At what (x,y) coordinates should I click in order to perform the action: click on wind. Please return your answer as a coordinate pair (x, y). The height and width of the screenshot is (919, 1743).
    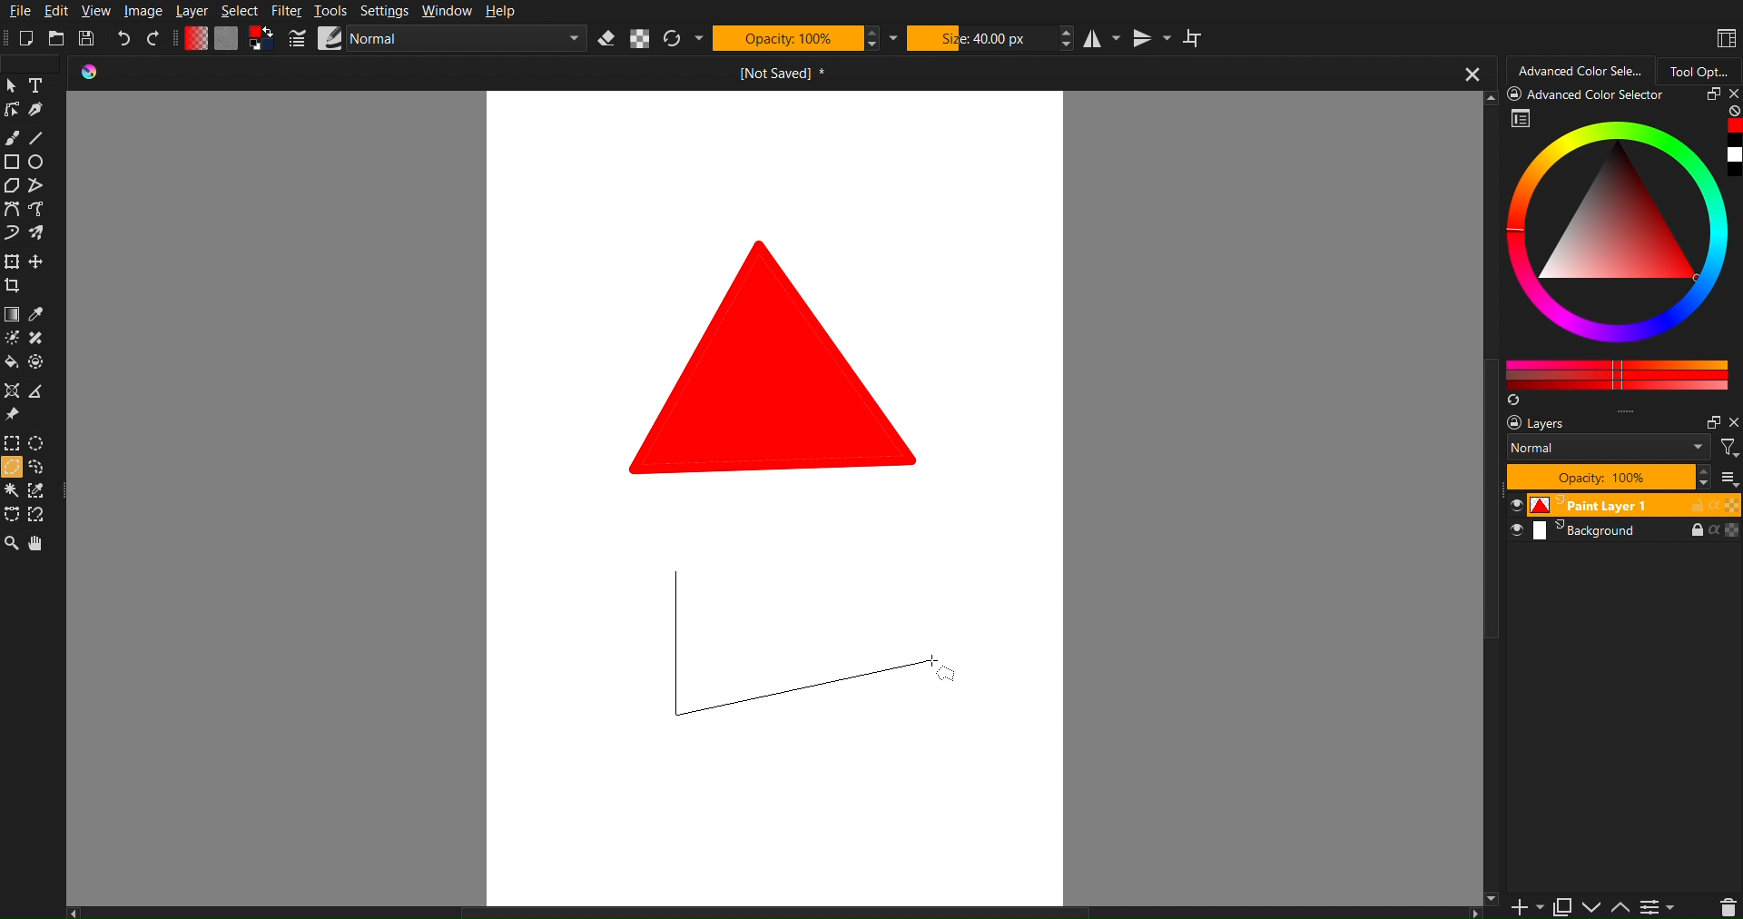
    Looking at the image, I should click on (11, 493).